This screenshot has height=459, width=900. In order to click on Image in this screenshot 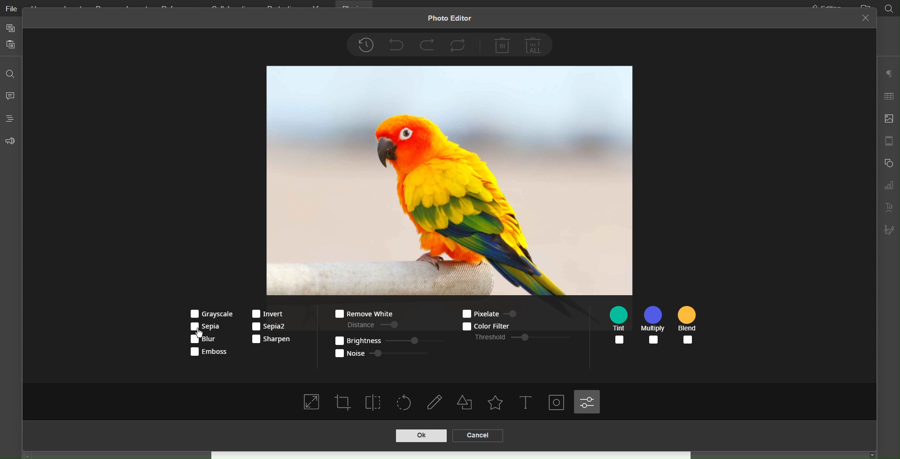, I will do `click(558, 403)`.